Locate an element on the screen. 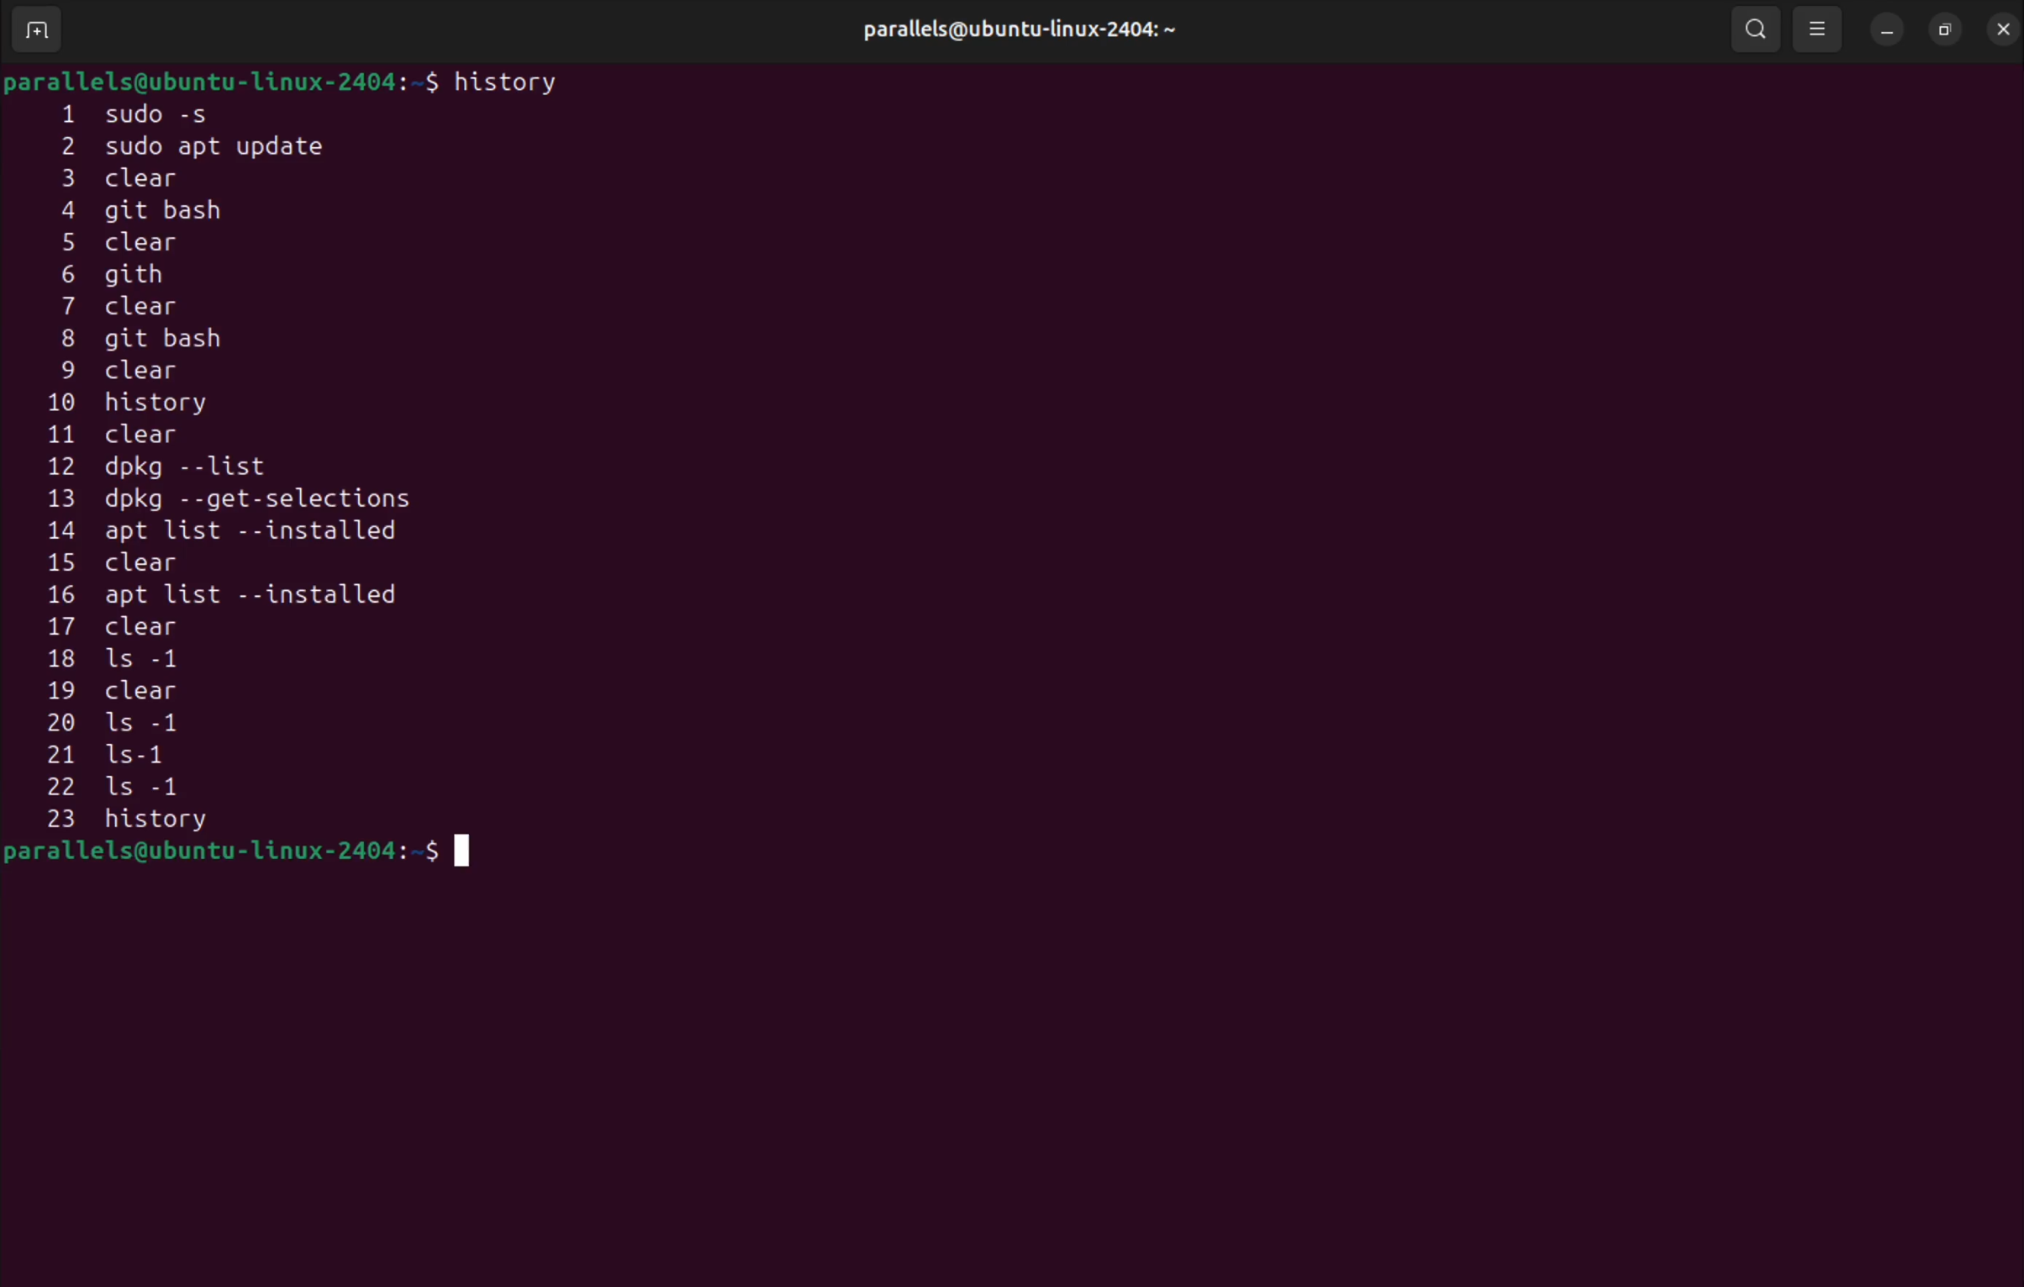 This screenshot has height=1287, width=2024. bash prompts is located at coordinates (220, 79).